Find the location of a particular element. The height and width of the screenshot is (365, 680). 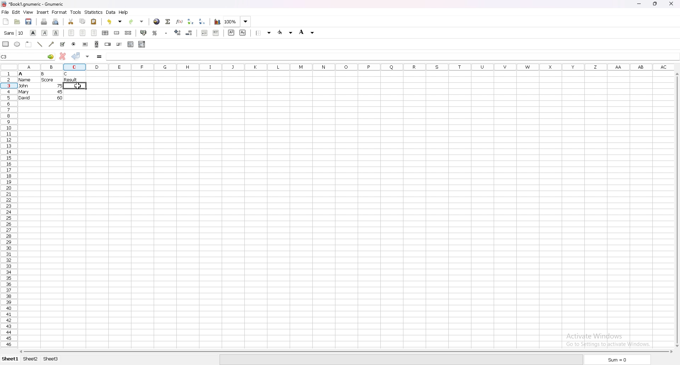

accounting is located at coordinates (143, 33).